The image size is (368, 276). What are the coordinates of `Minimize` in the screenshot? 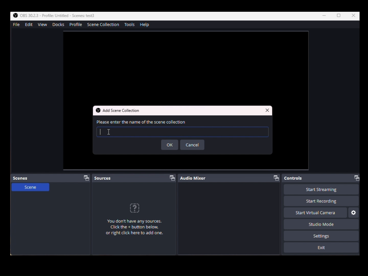 It's located at (325, 16).